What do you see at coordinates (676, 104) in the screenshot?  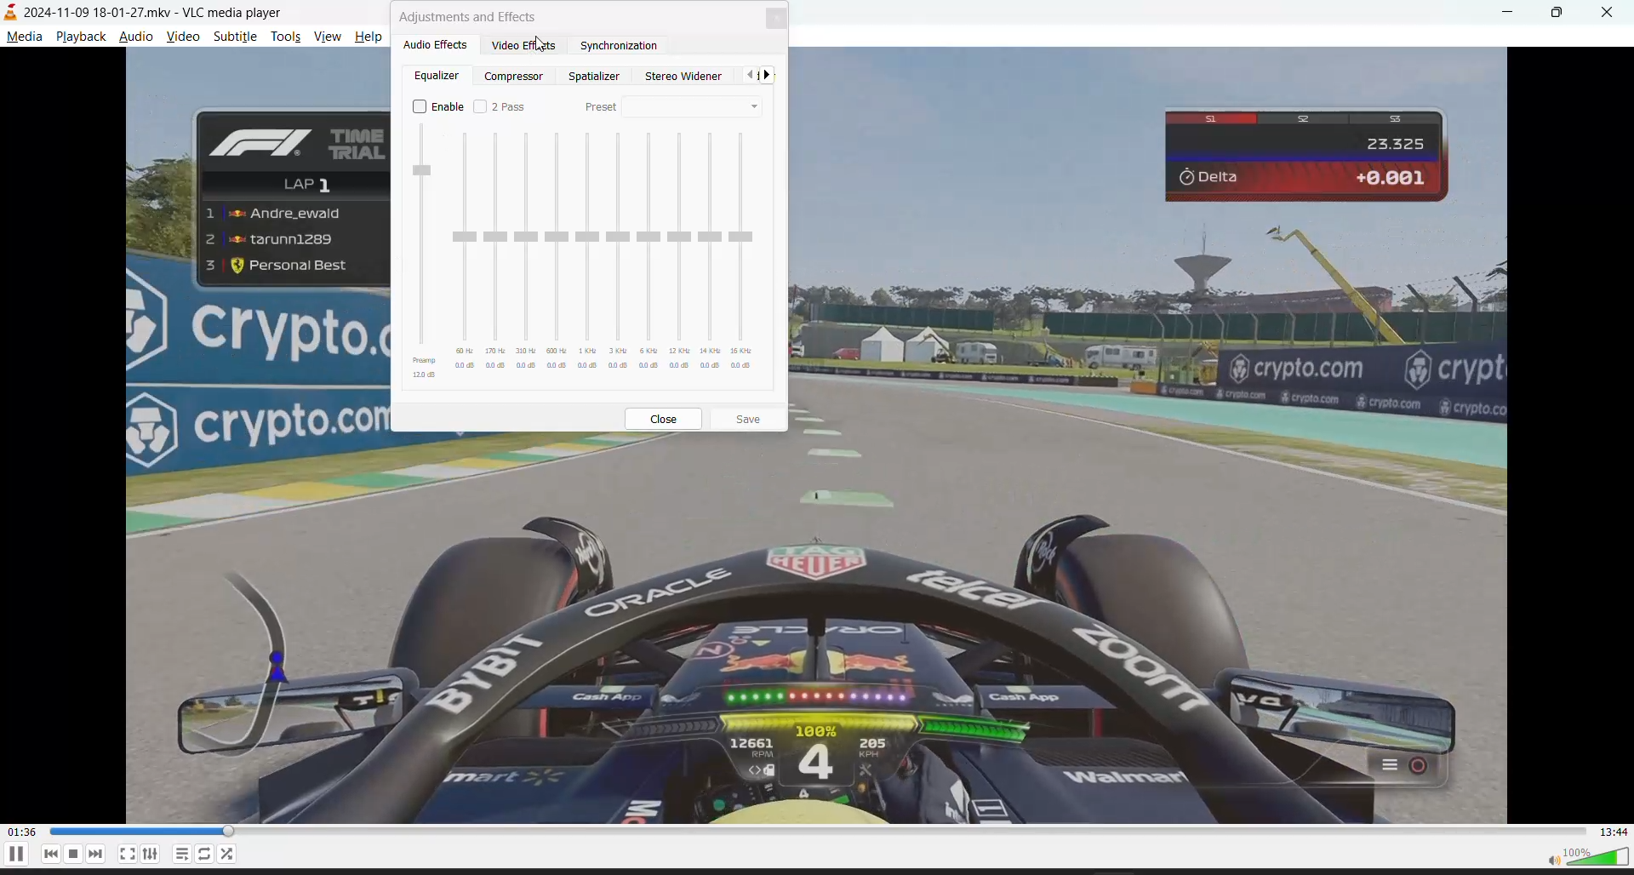 I see `preset` at bounding box center [676, 104].